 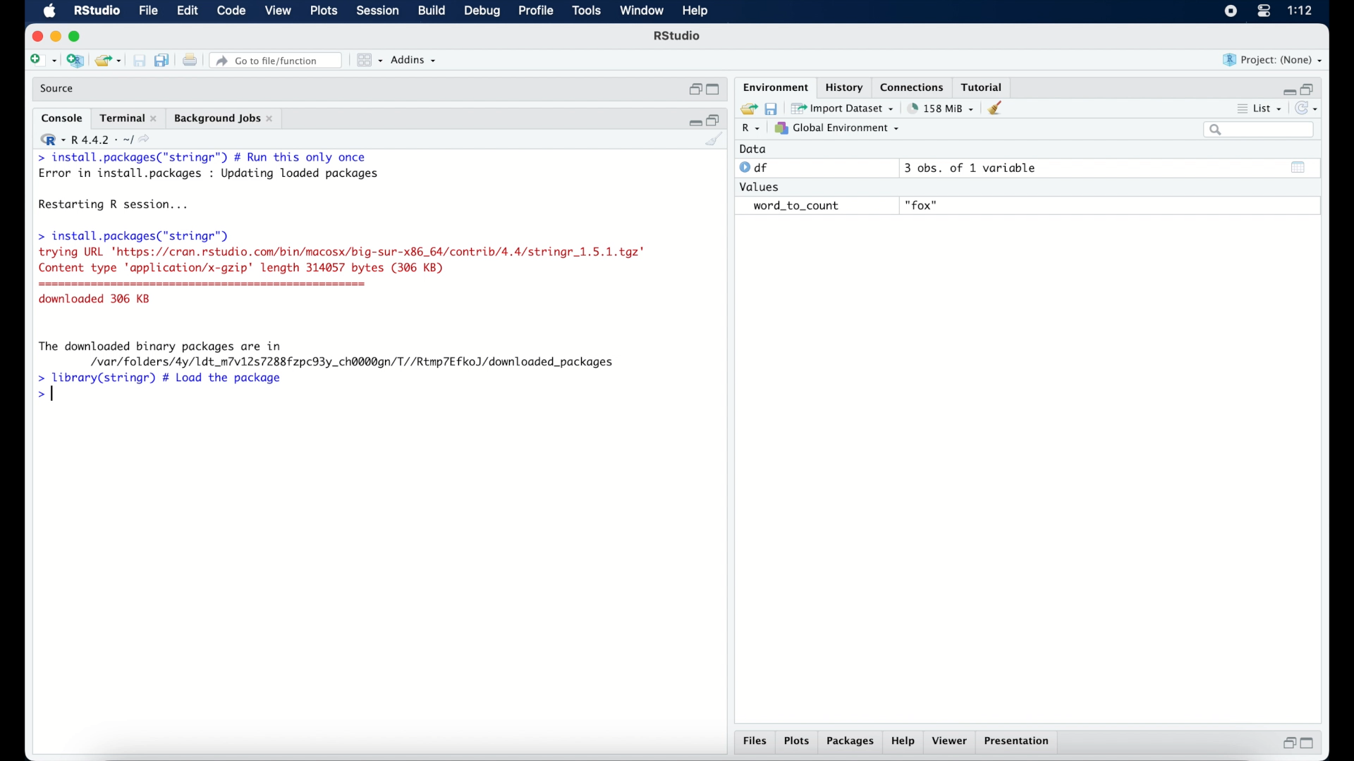 I want to click on source, so click(x=59, y=89).